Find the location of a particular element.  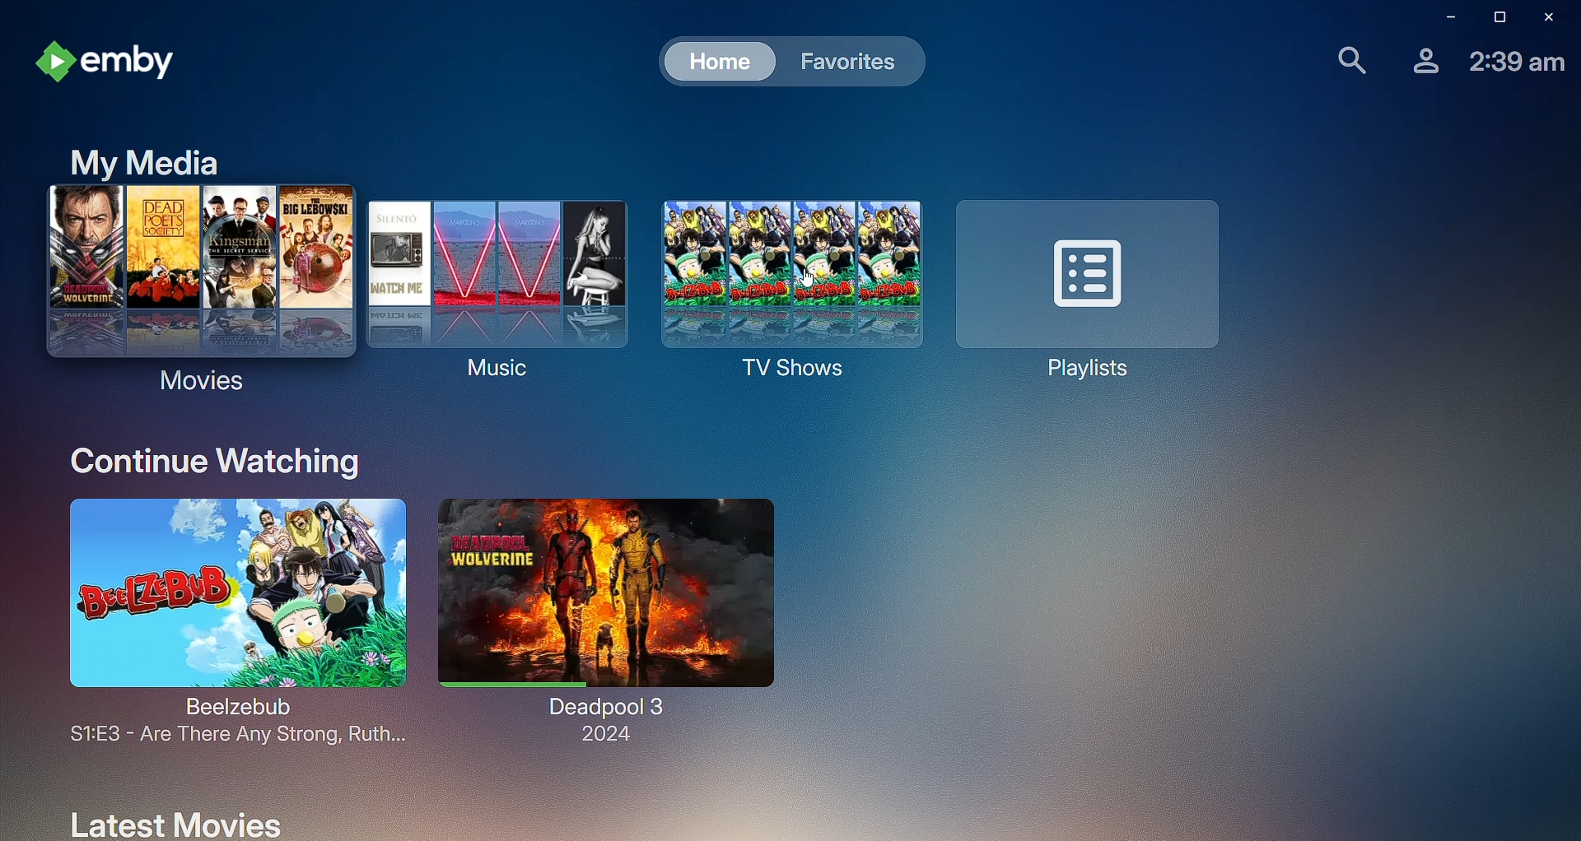

Close is located at coordinates (1541, 17).